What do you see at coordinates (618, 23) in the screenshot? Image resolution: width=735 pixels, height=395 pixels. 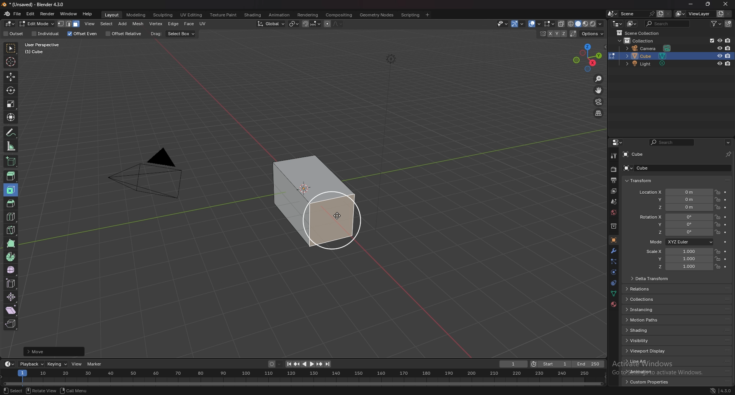 I see `editor type` at bounding box center [618, 23].